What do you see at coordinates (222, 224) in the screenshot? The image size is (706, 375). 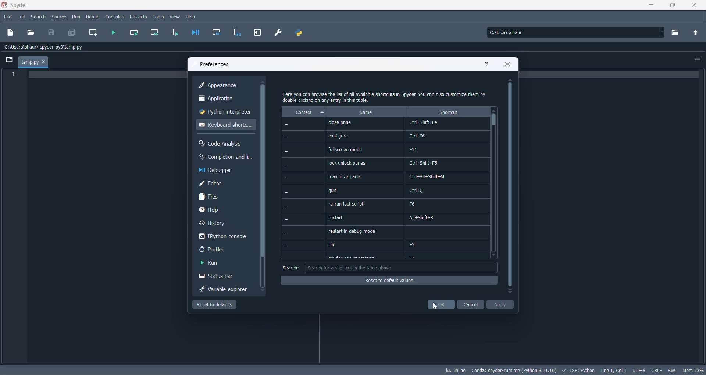 I see `history` at bounding box center [222, 224].